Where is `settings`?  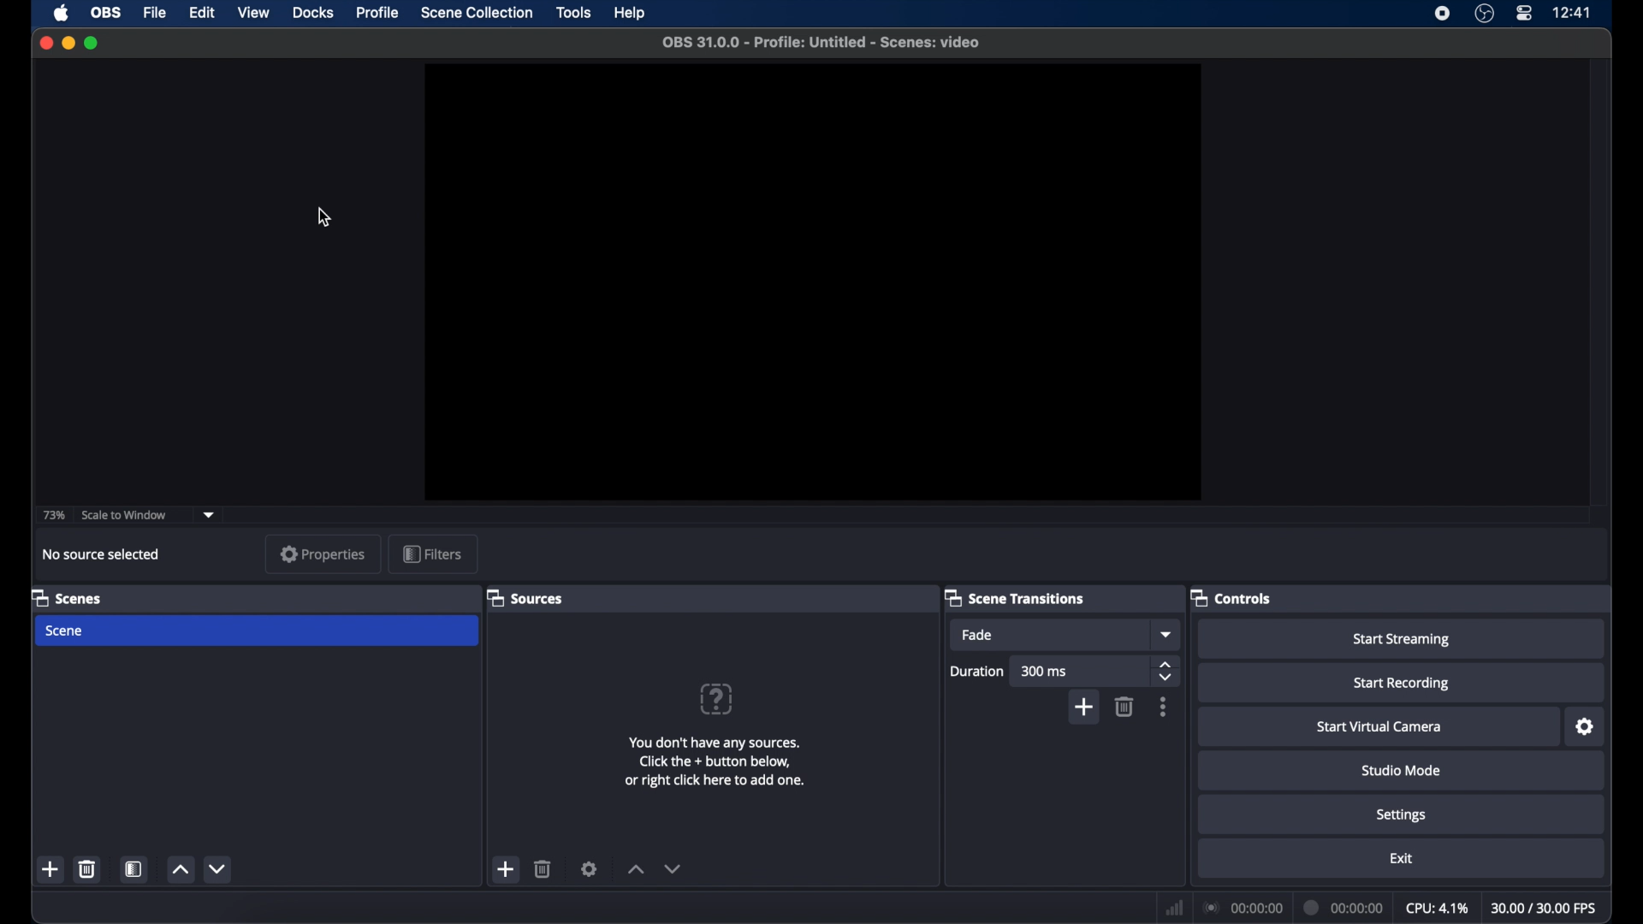 settings is located at coordinates (1398, 812).